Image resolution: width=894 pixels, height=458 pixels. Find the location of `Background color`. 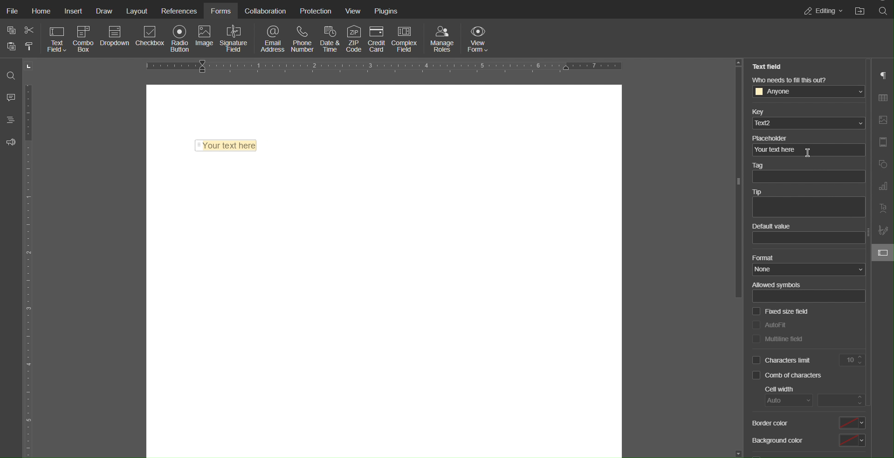

Background color is located at coordinates (809, 440).